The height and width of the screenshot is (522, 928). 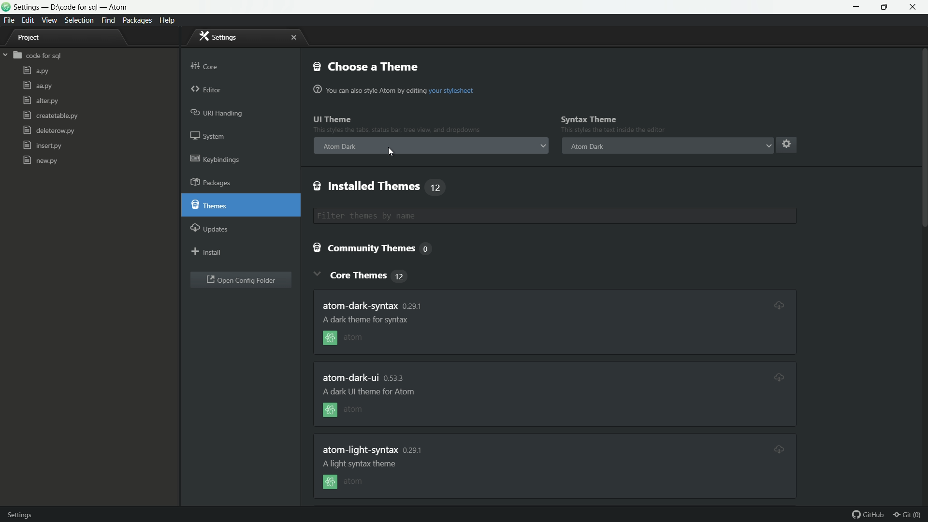 I want to click on edit menu, so click(x=28, y=19).